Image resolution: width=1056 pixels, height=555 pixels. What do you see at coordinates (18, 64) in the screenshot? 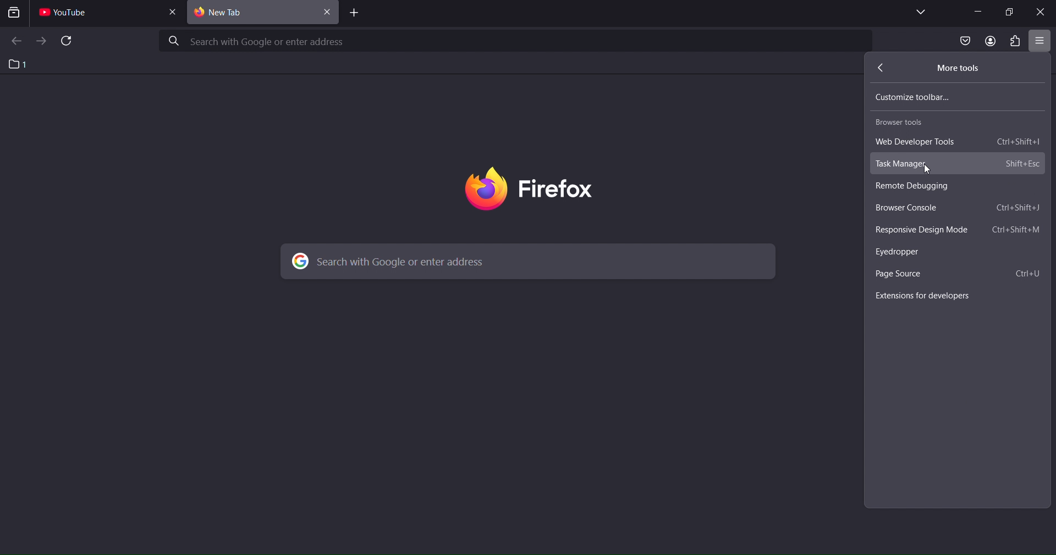
I see `1` at bounding box center [18, 64].